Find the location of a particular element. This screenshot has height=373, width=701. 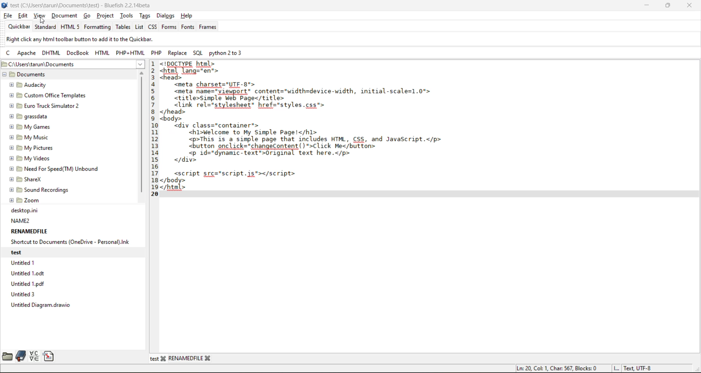

frames is located at coordinates (210, 28).